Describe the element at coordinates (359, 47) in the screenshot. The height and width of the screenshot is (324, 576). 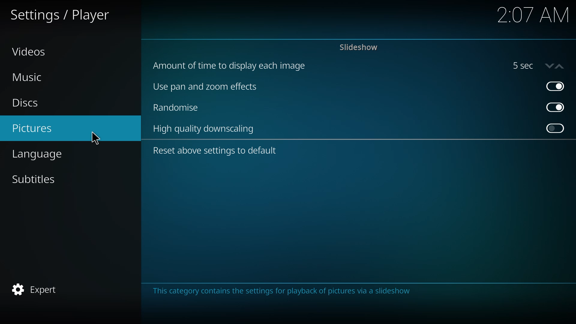
I see `slideshow` at that location.